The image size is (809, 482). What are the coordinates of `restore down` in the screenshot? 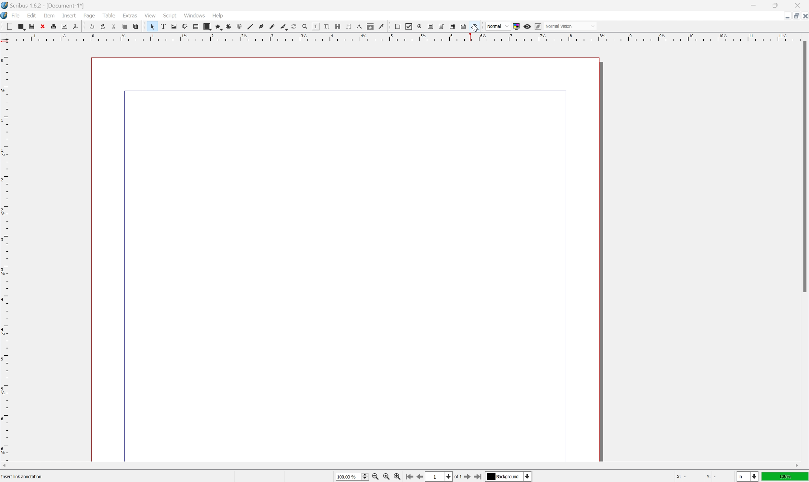 It's located at (776, 5).